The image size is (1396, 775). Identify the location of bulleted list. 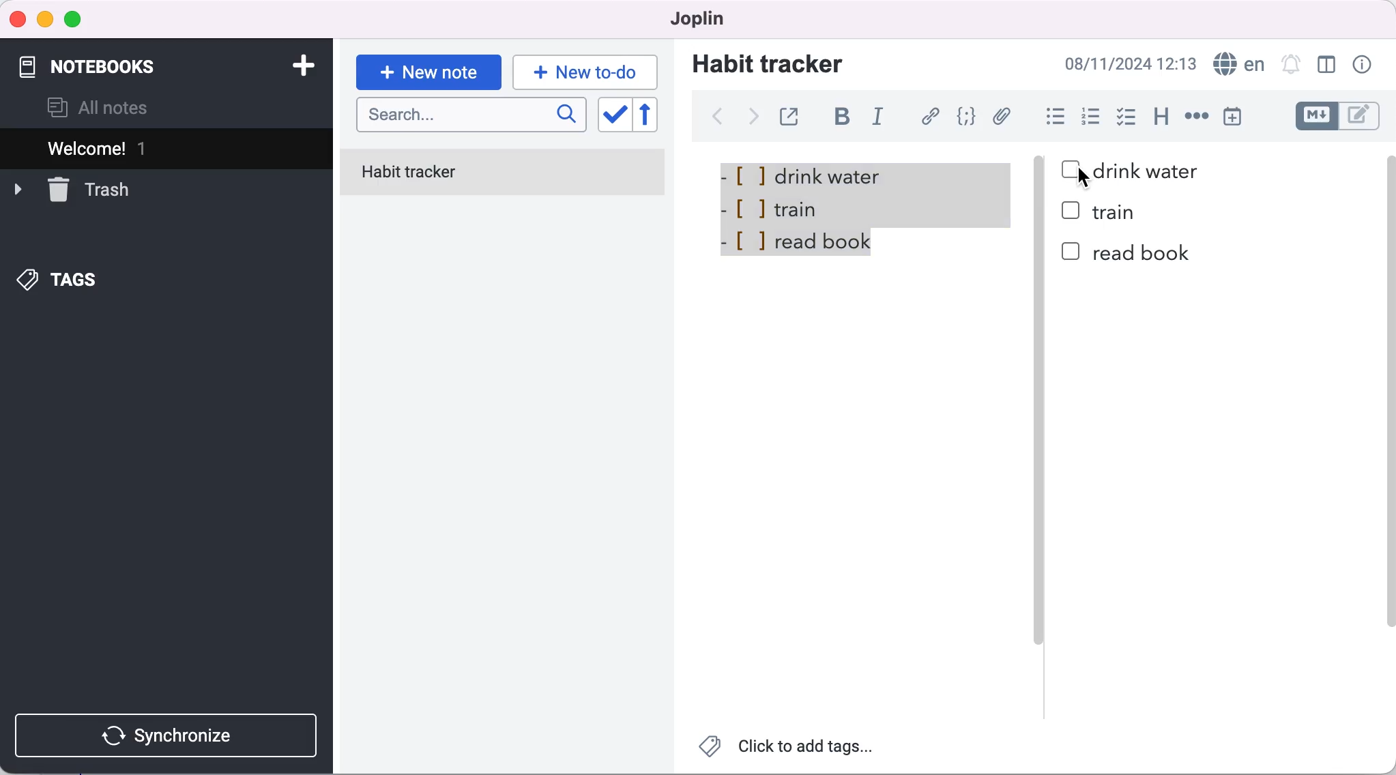
(1053, 118).